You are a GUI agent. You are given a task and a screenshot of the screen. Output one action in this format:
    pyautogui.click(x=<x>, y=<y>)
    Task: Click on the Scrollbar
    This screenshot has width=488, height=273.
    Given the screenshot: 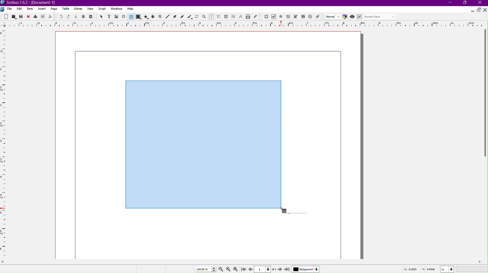 What is the action you would take?
    pyautogui.click(x=244, y=262)
    